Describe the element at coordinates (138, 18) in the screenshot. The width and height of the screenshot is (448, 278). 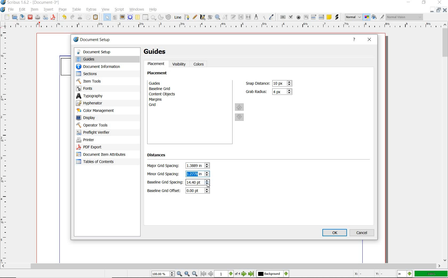
I see `table` at that location.